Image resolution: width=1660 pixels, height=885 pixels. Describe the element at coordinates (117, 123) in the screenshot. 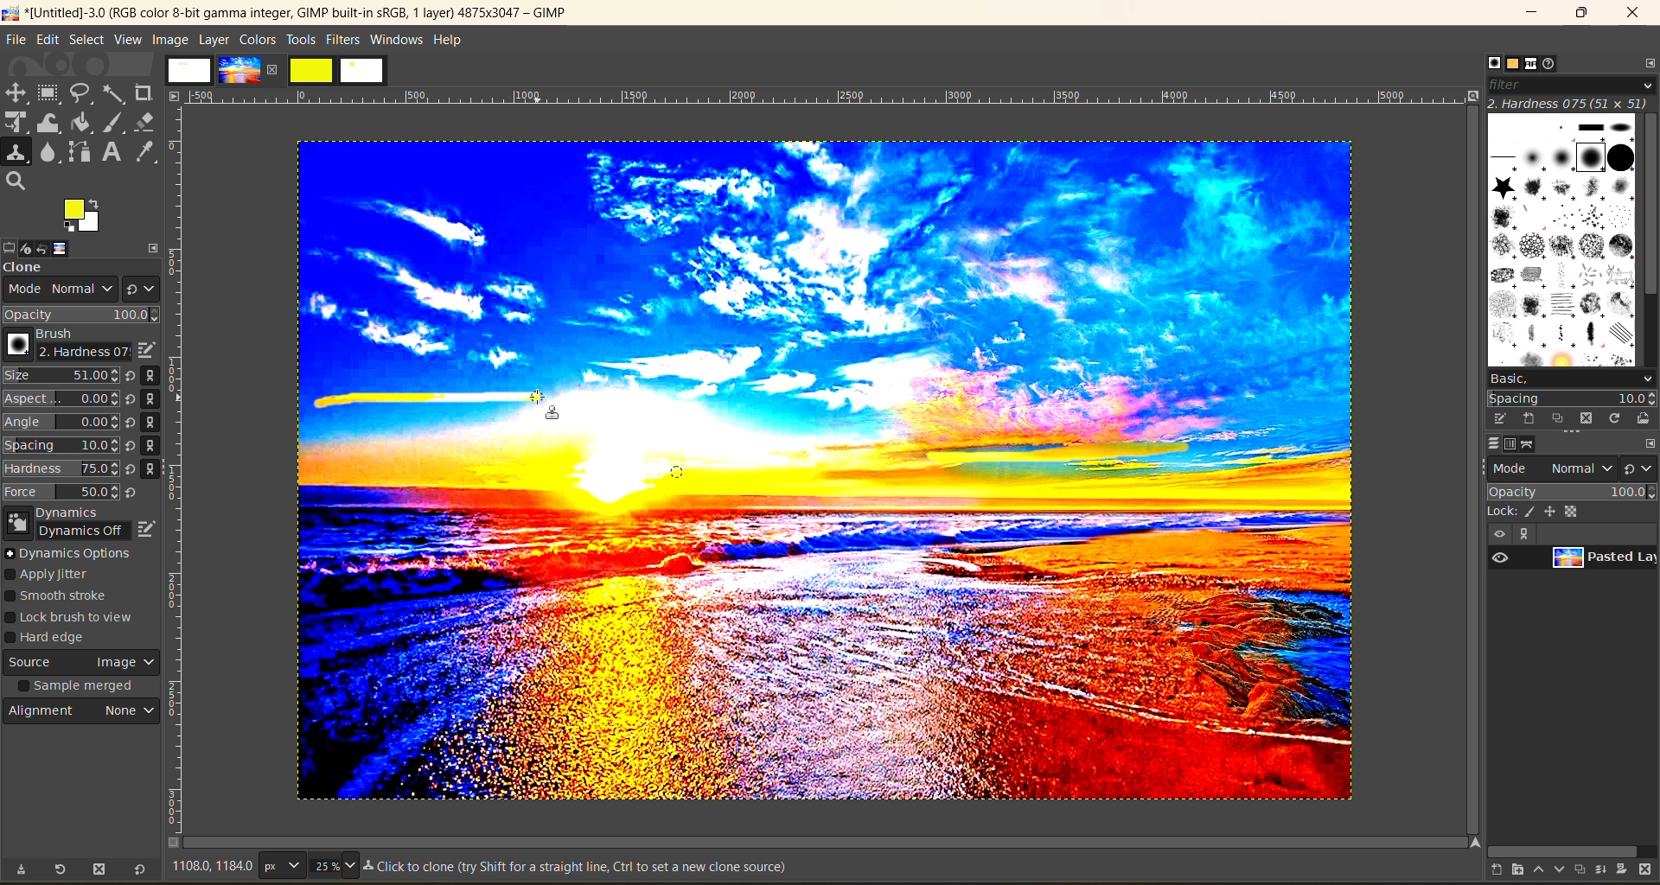

I see `ink tool` at that location.